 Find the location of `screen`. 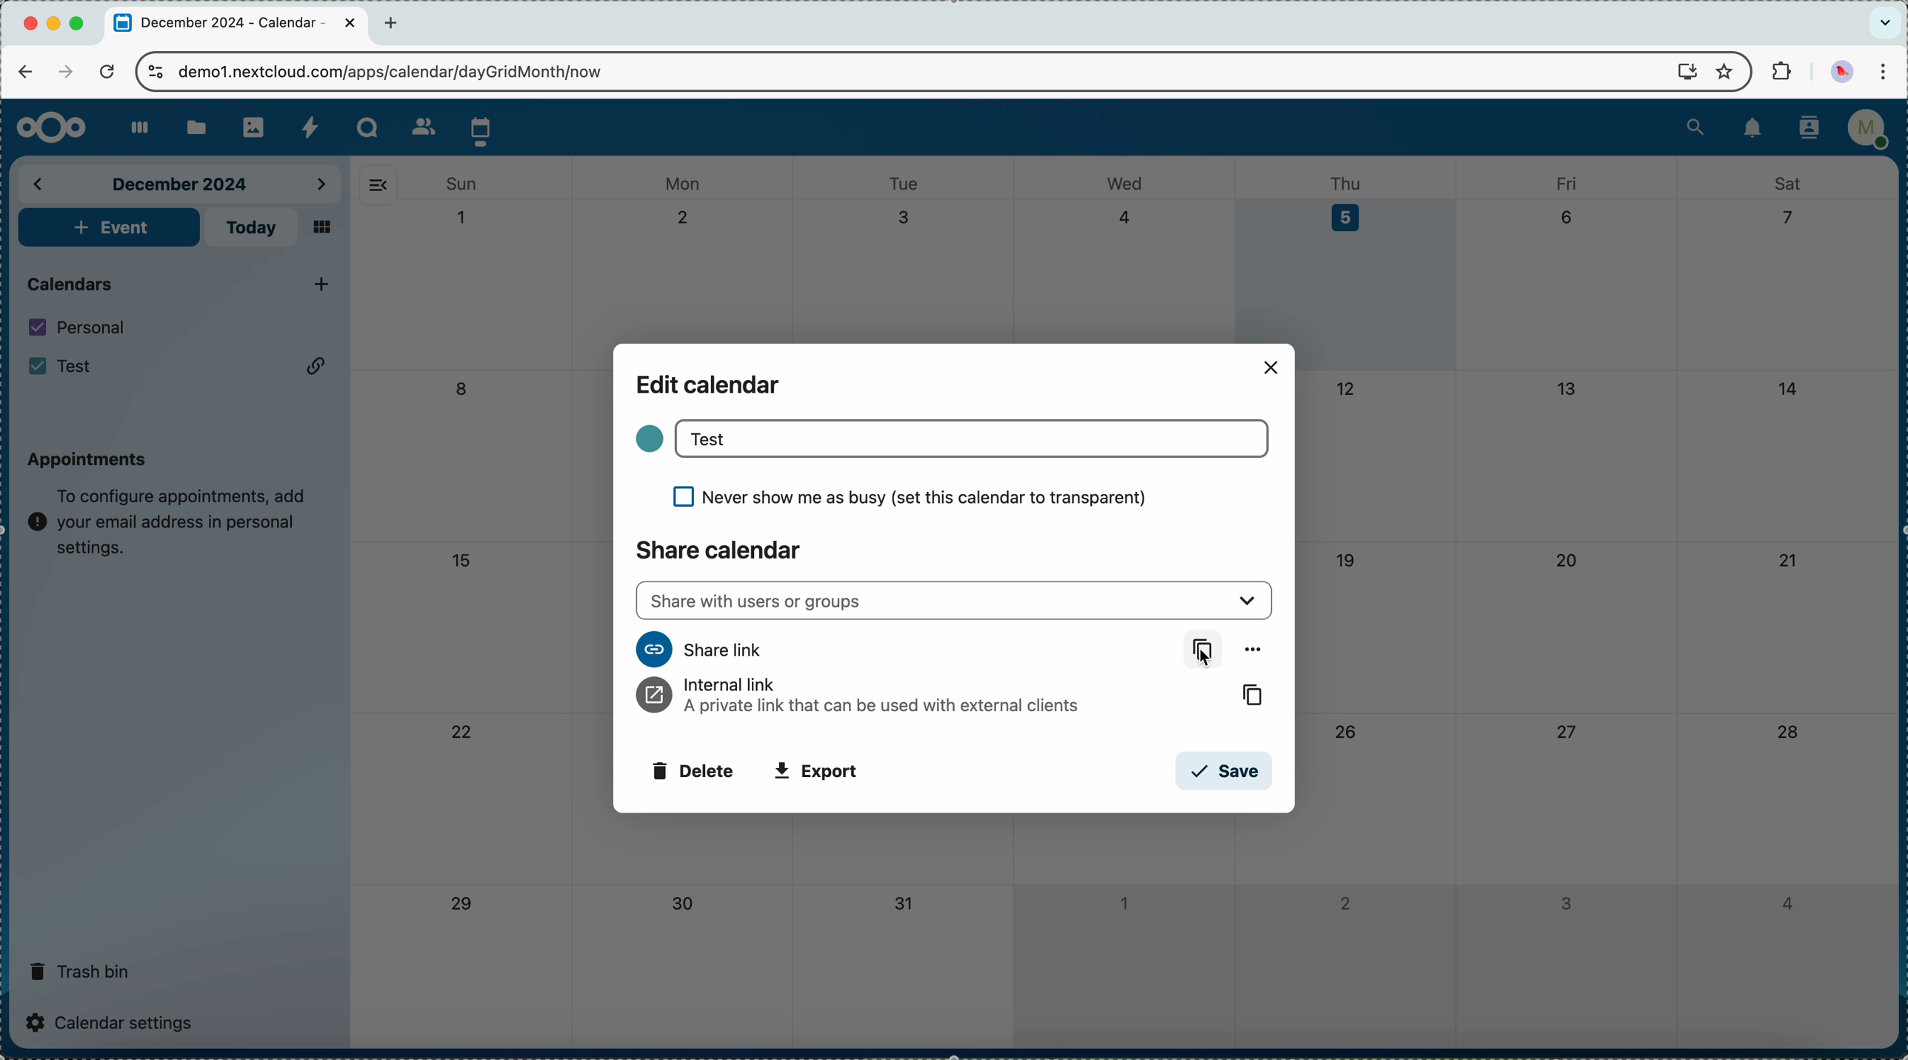

screen is located at coordinates (1680, 73).